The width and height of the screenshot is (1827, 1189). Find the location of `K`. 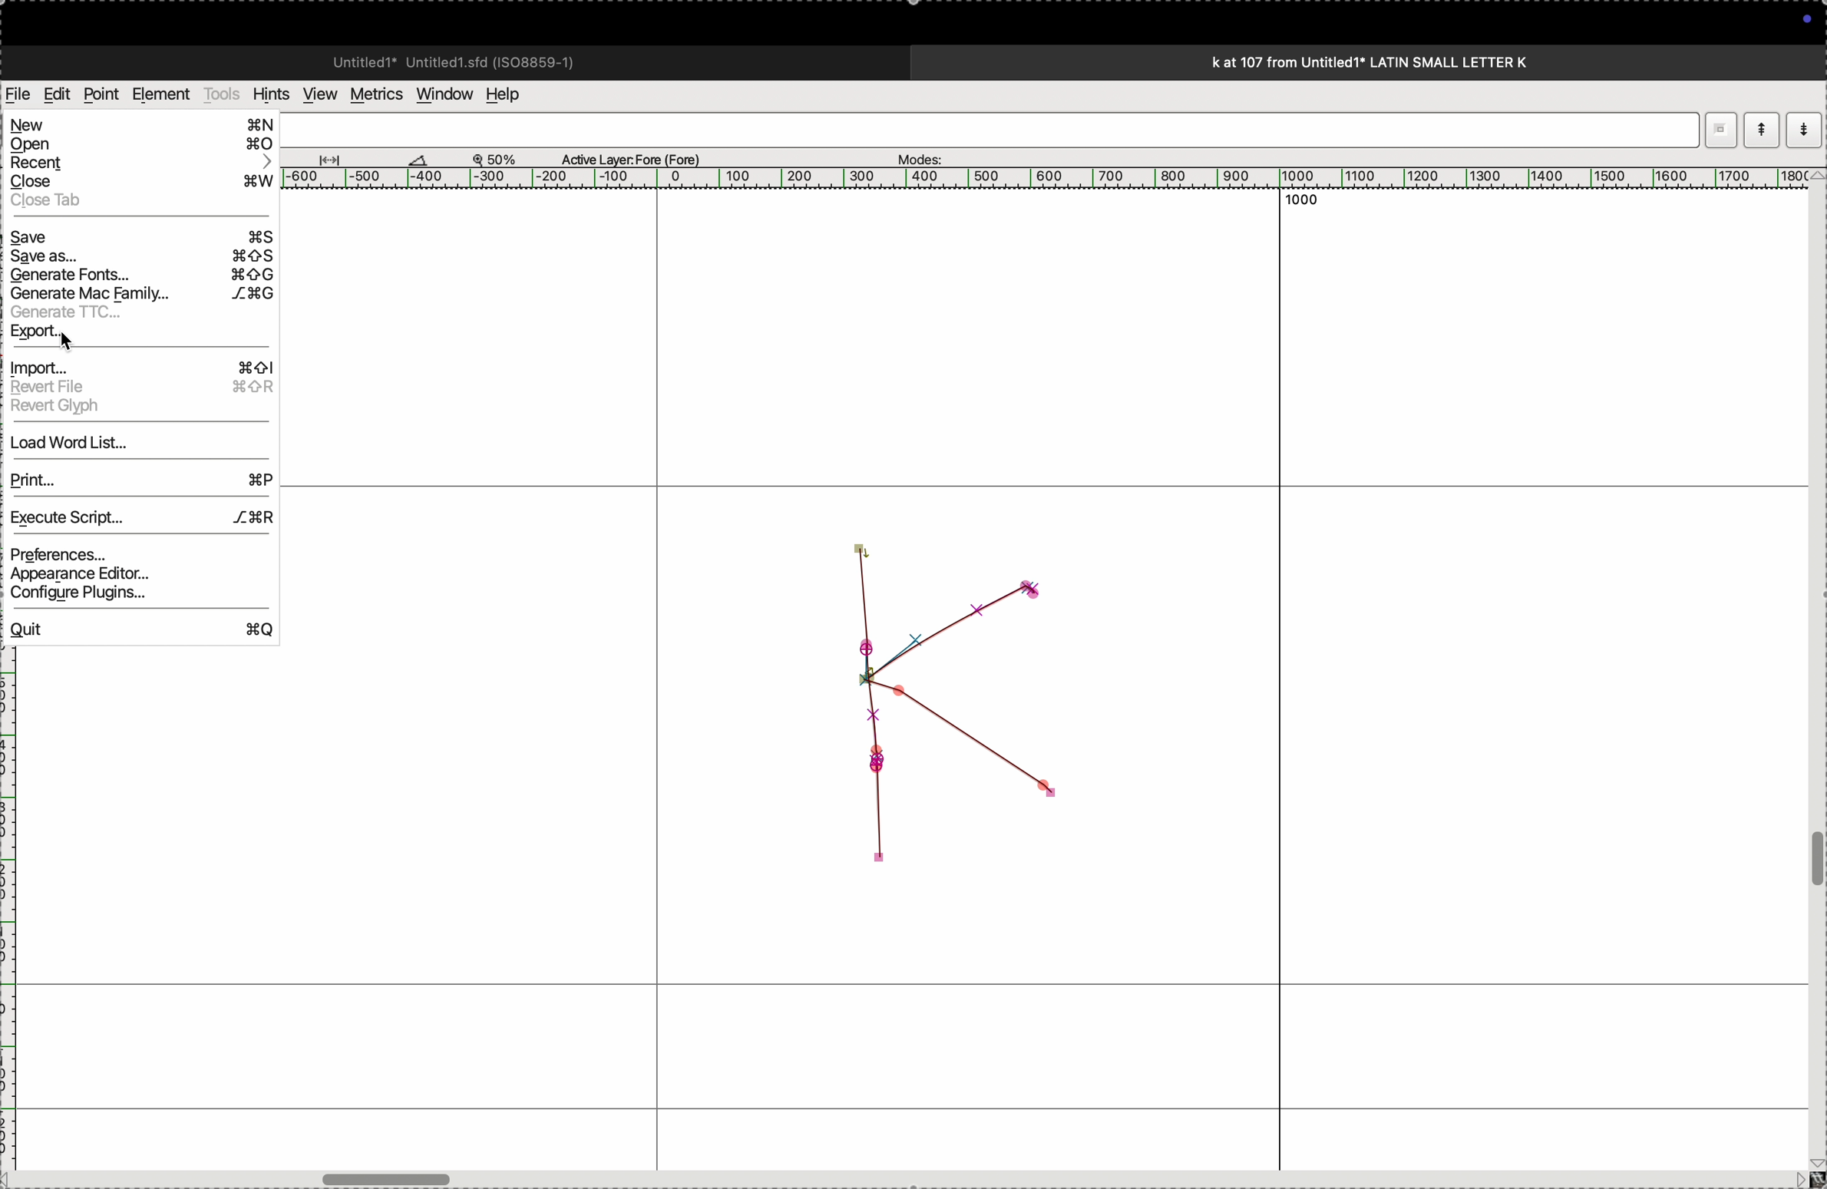

K is located at coordinates (18, 127).